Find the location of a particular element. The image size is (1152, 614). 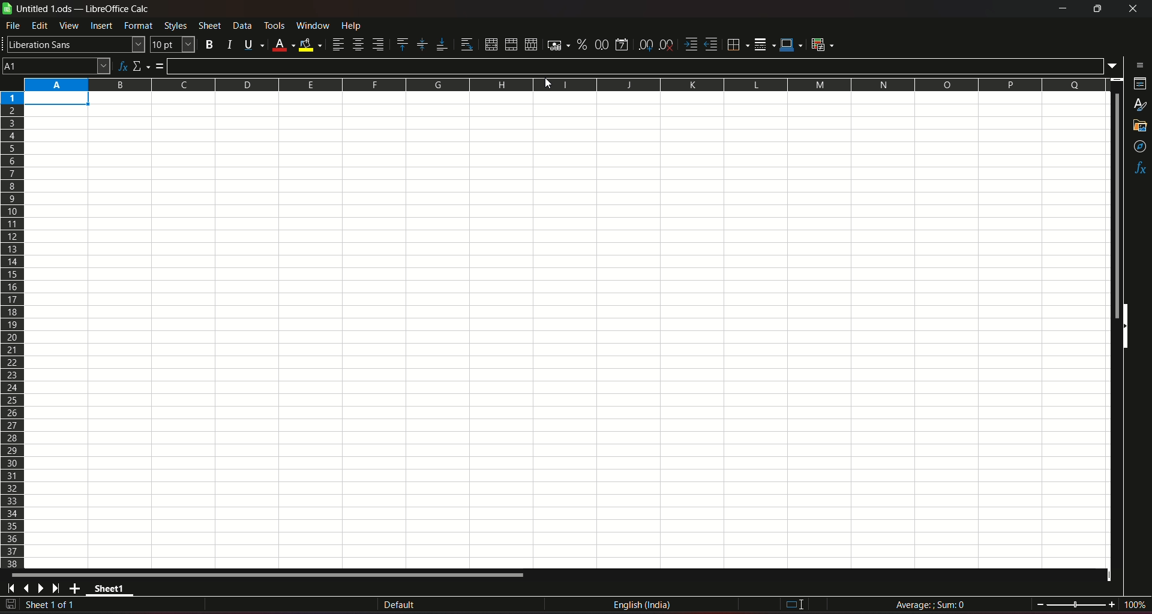

columns is located at coordinates (566, 86).